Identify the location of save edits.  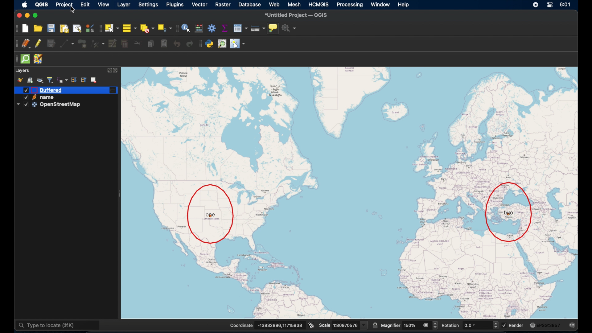
(50, 43).